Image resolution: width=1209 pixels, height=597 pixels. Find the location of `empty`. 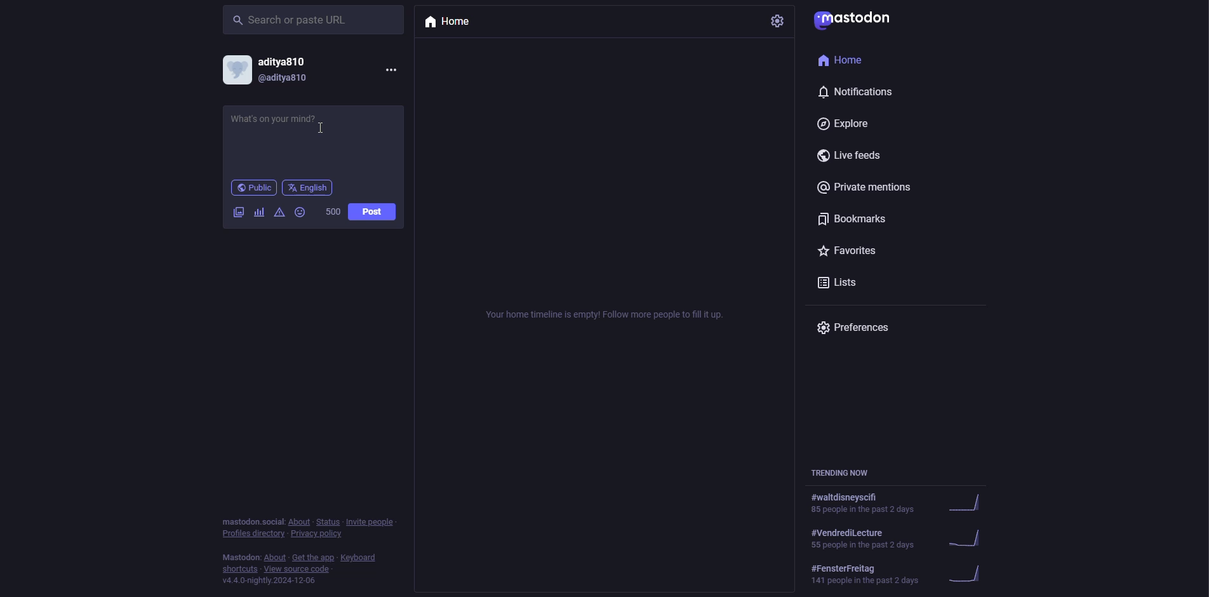

empty is located at coordinates (610, 312).